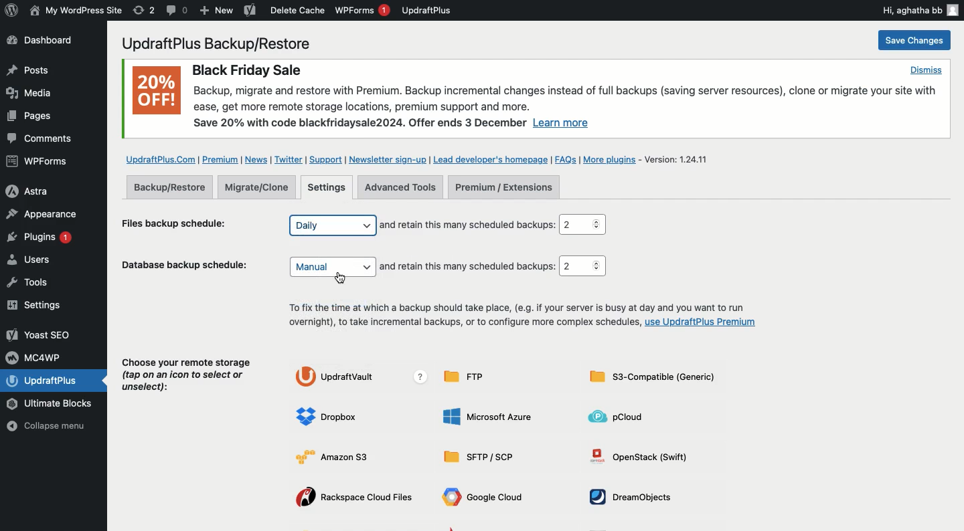  What do you see at coordinates (486, 499) in the screenshot?
I see `Google cloud` at bounding box center [486, 499].